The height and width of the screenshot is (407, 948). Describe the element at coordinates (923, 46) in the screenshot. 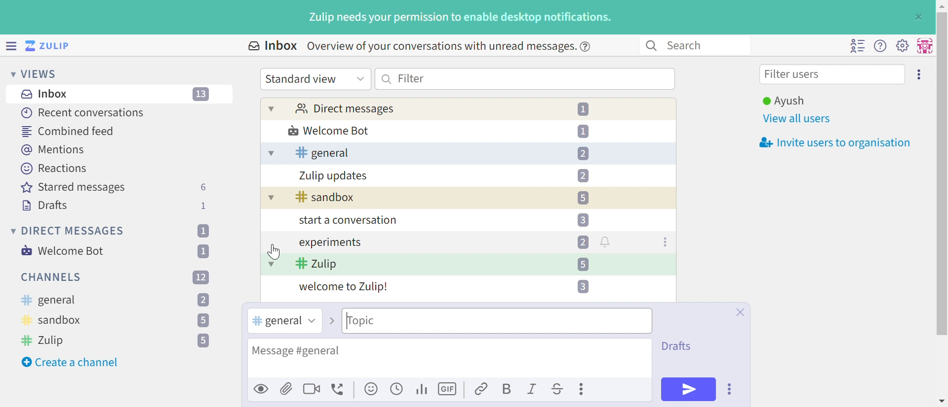

I see `Personal menu` at that location.